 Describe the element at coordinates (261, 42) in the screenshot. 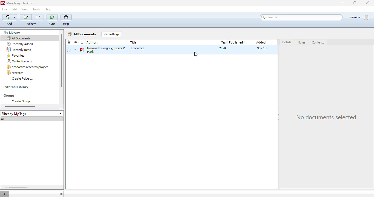

I see `added` at that location.